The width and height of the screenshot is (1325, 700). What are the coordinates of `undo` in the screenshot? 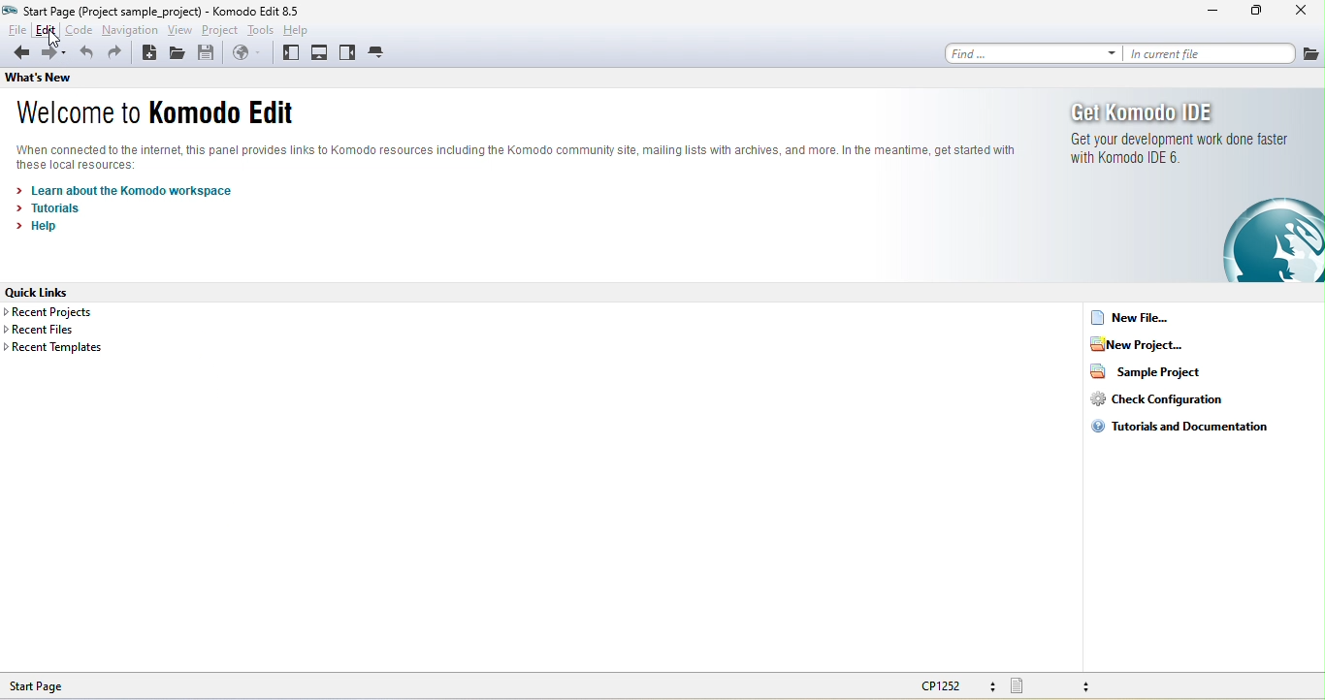 It's located at (85, 52).